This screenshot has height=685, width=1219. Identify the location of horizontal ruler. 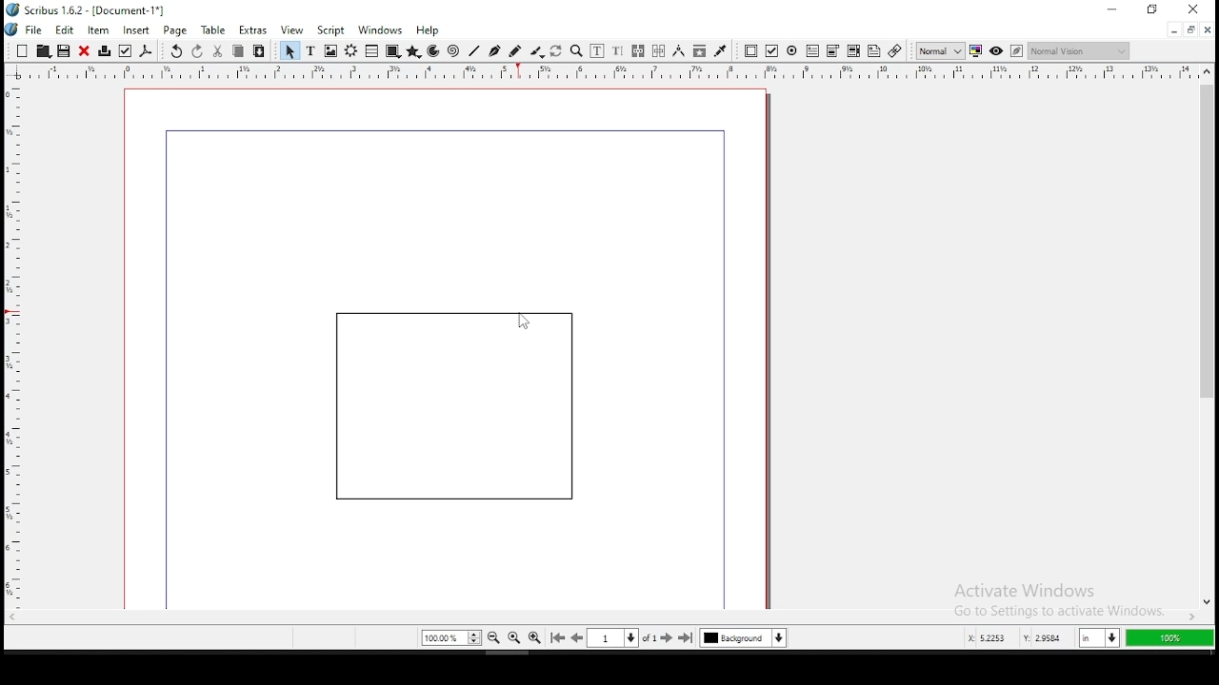
(13, 334).